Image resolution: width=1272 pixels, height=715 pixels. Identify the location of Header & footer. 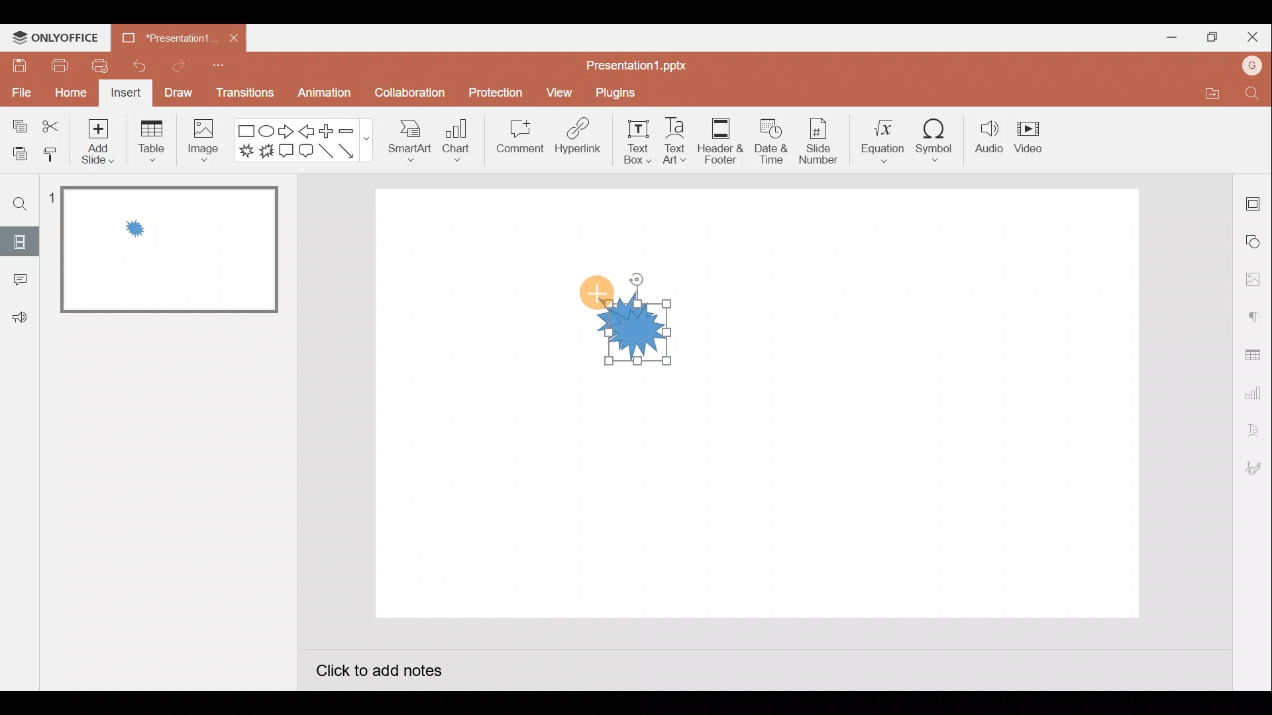
(720, 141).